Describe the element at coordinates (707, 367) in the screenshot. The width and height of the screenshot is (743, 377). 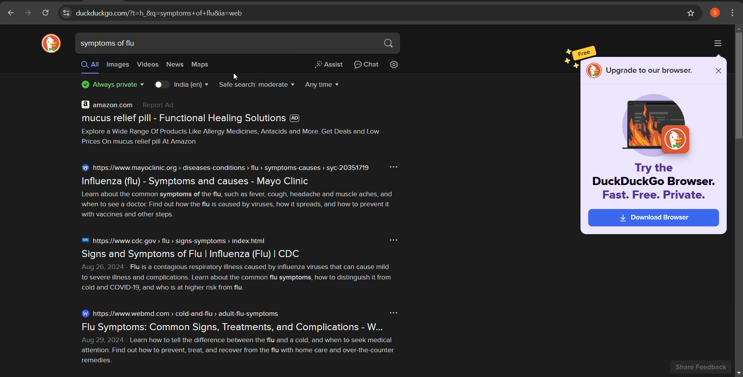
I see `share feedback` at that location.